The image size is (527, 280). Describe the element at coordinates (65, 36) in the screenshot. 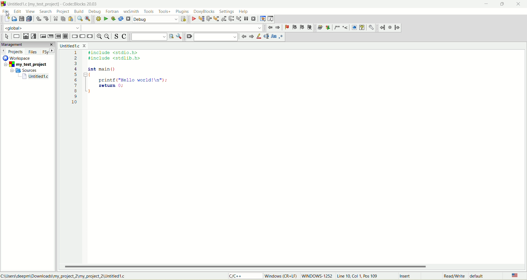

I see `block instruction` at that location.